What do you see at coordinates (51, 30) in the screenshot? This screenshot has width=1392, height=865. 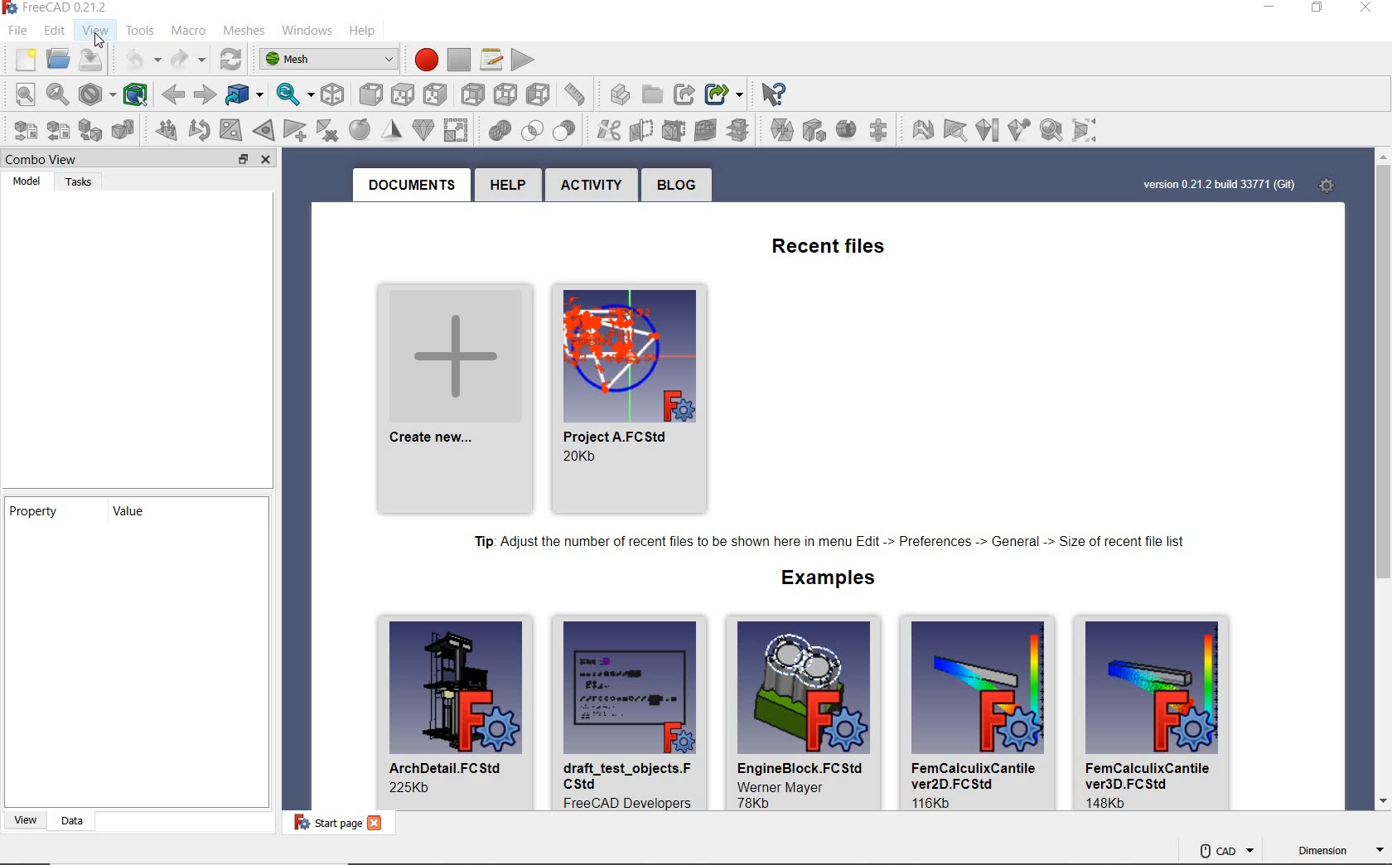 I see `edit` at bounding box center [51, 30].